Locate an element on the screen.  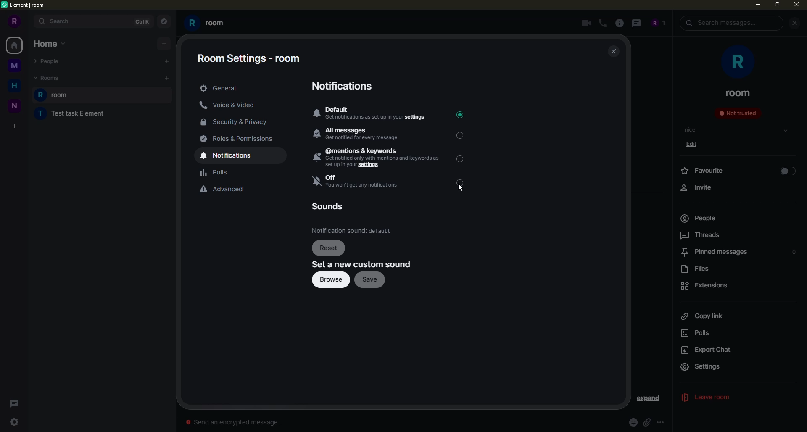
R is located at coordinates (14, 21).